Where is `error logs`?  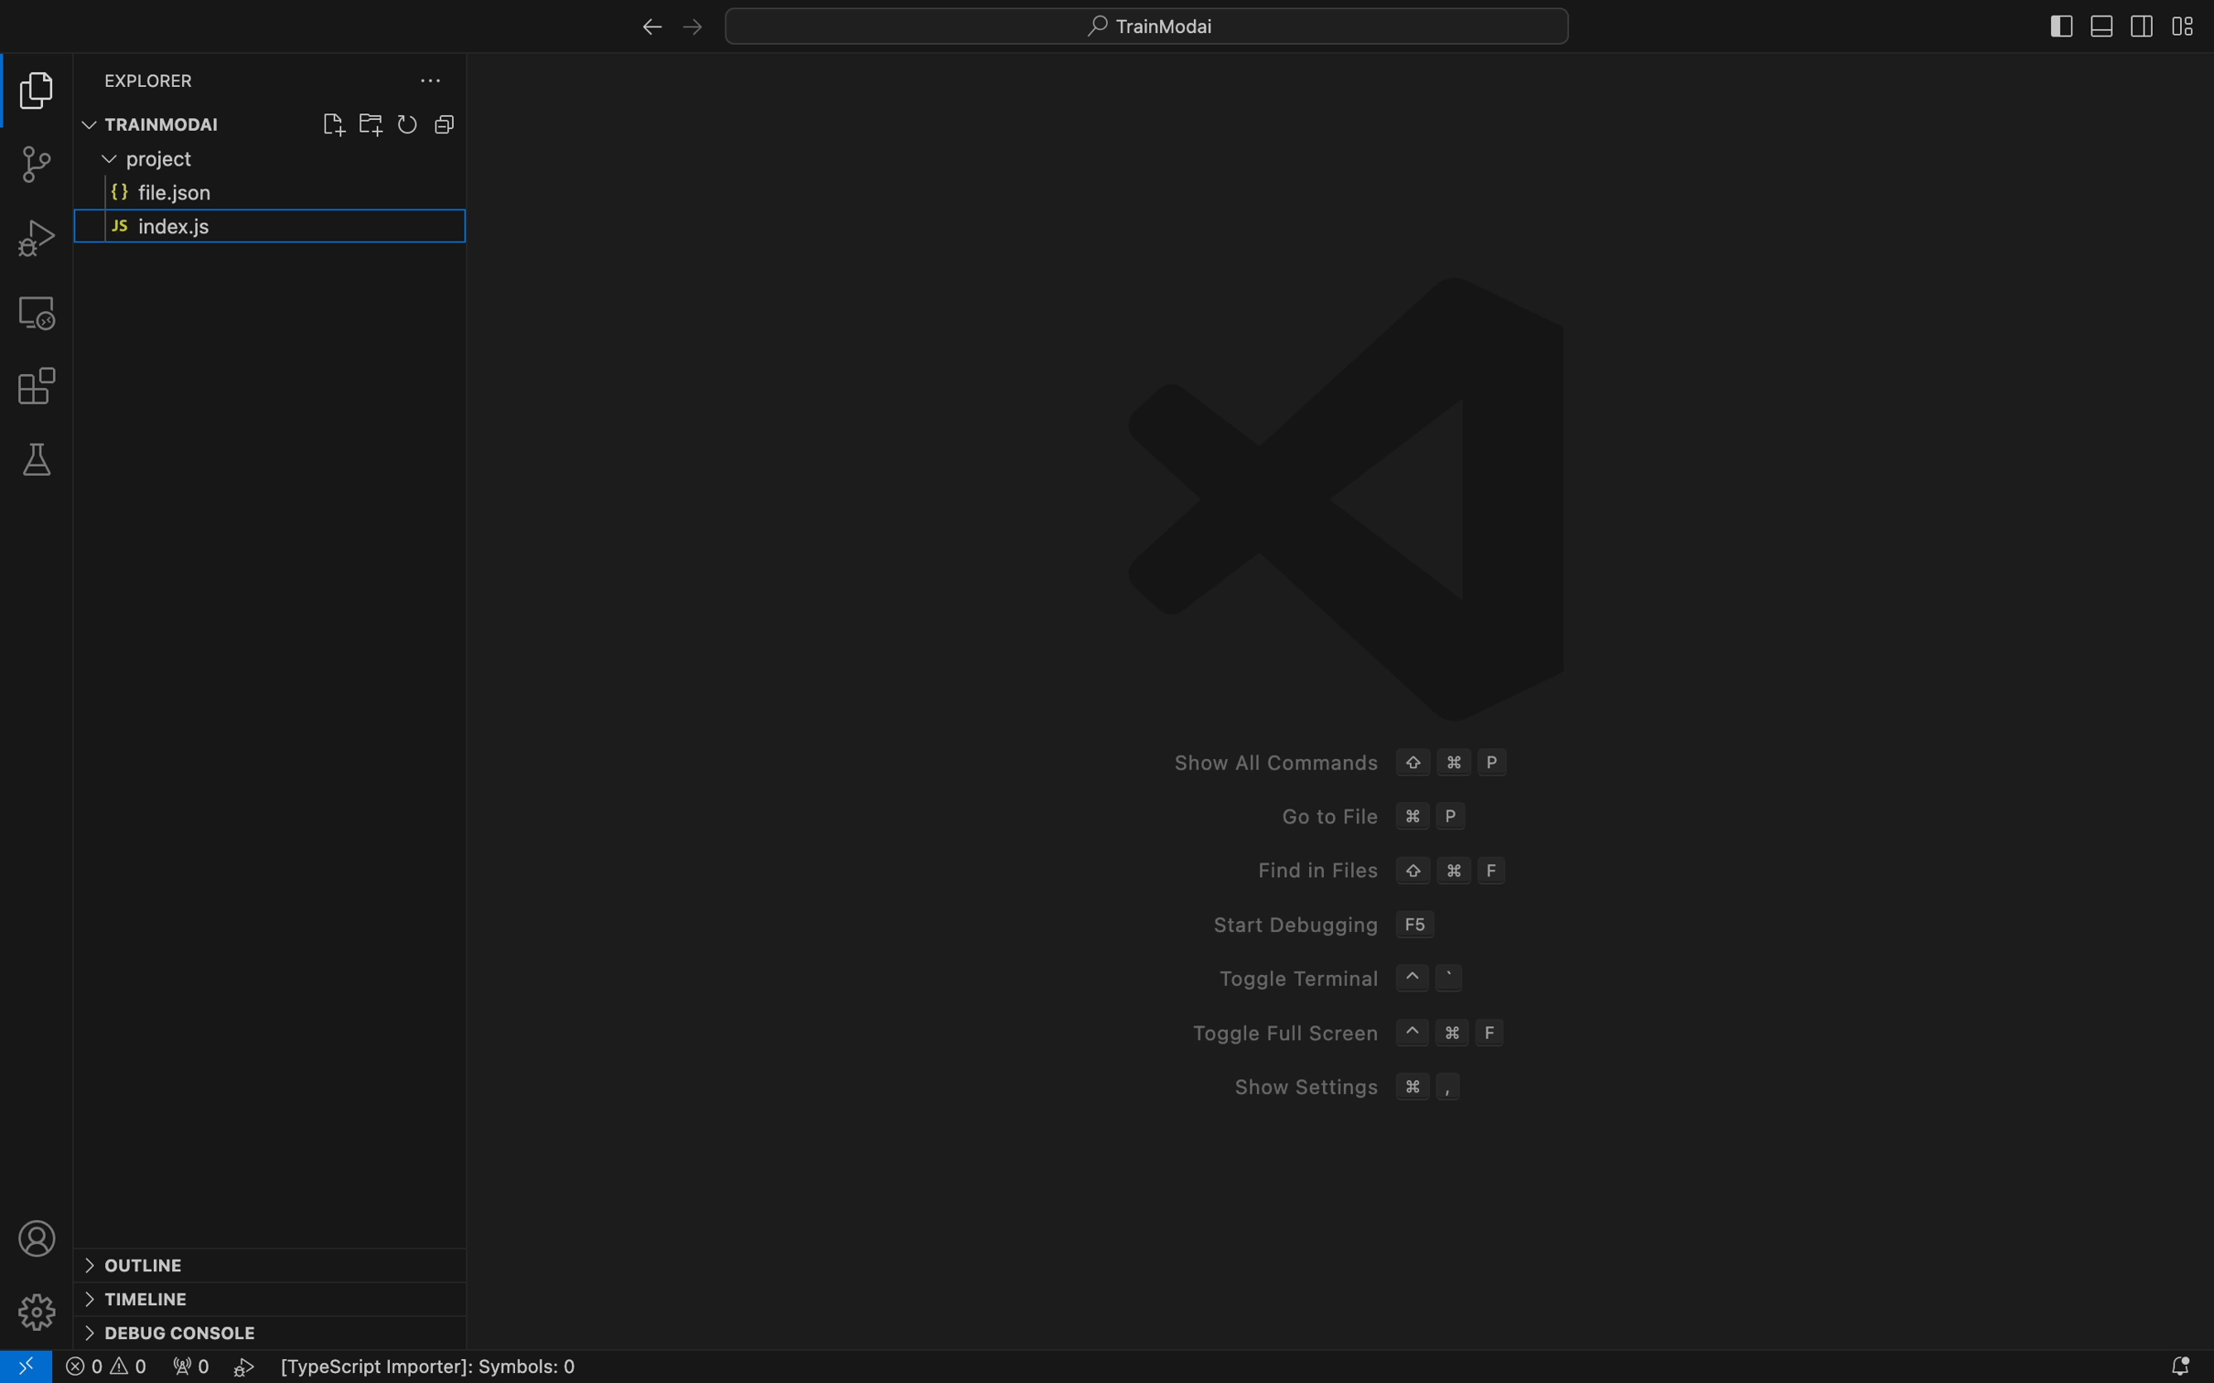
error logs is located at coordinates (108, 1367).